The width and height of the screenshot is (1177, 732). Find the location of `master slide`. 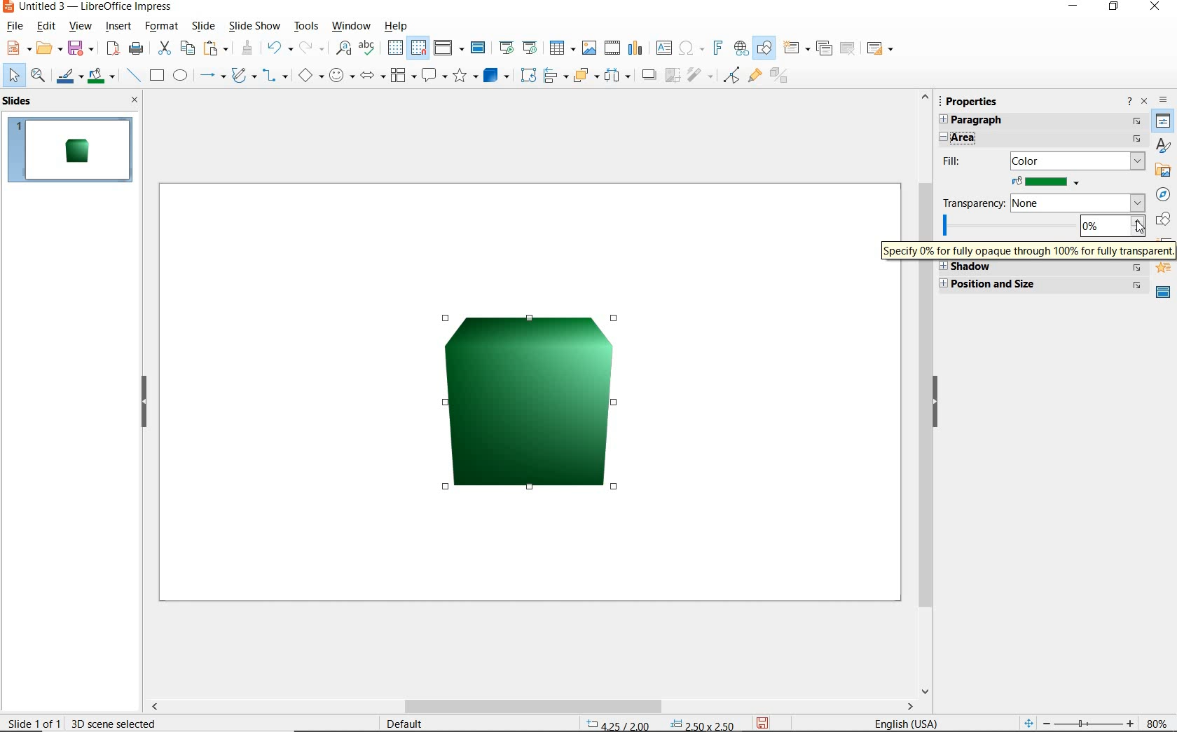

master slide is located at coordinates (479, 48).